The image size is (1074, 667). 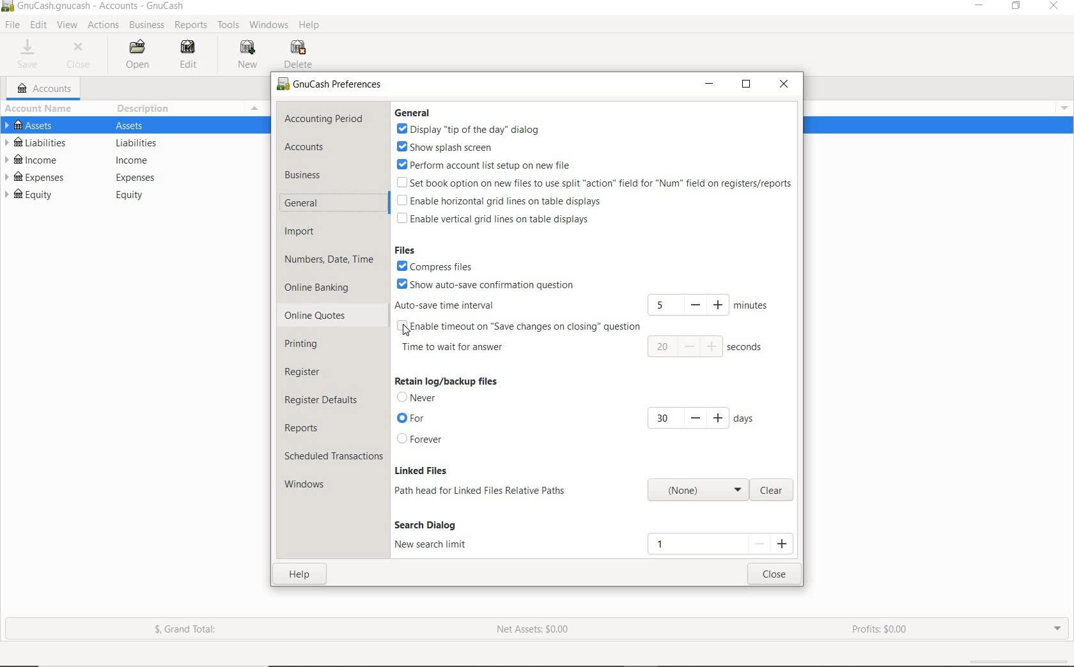 I want to click on CLOSE, so click(x=784, y=85).